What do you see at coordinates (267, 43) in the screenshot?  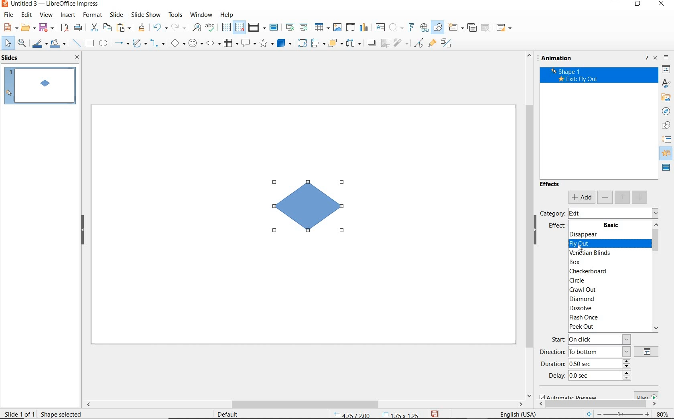 I see `stars and banners` at bounding box center [267, 43].